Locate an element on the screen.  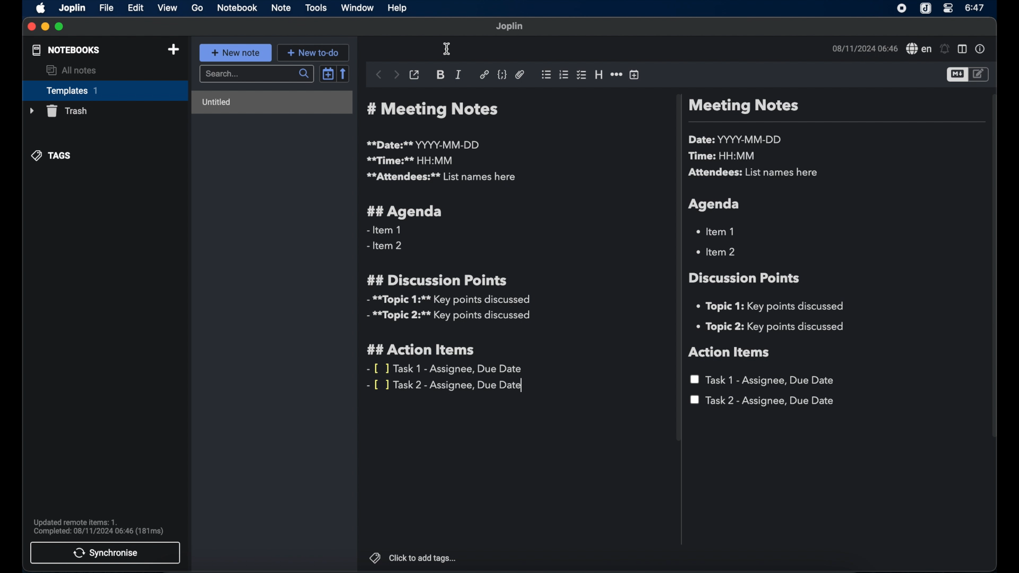
topic 1: key points discussed is located at coordinates (774, 306).